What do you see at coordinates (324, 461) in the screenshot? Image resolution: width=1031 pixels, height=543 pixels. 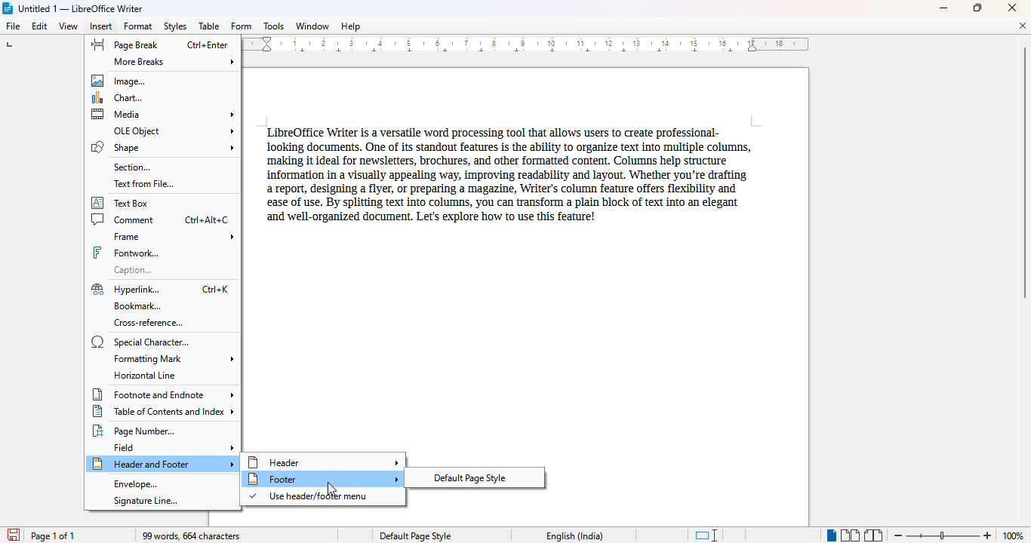 I see `header` at bounding box center [324, 461].